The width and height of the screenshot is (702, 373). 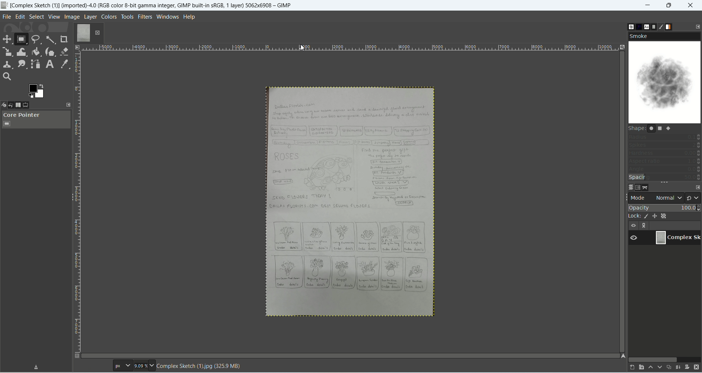 I want to click on pt, so click(x=121, y=365).